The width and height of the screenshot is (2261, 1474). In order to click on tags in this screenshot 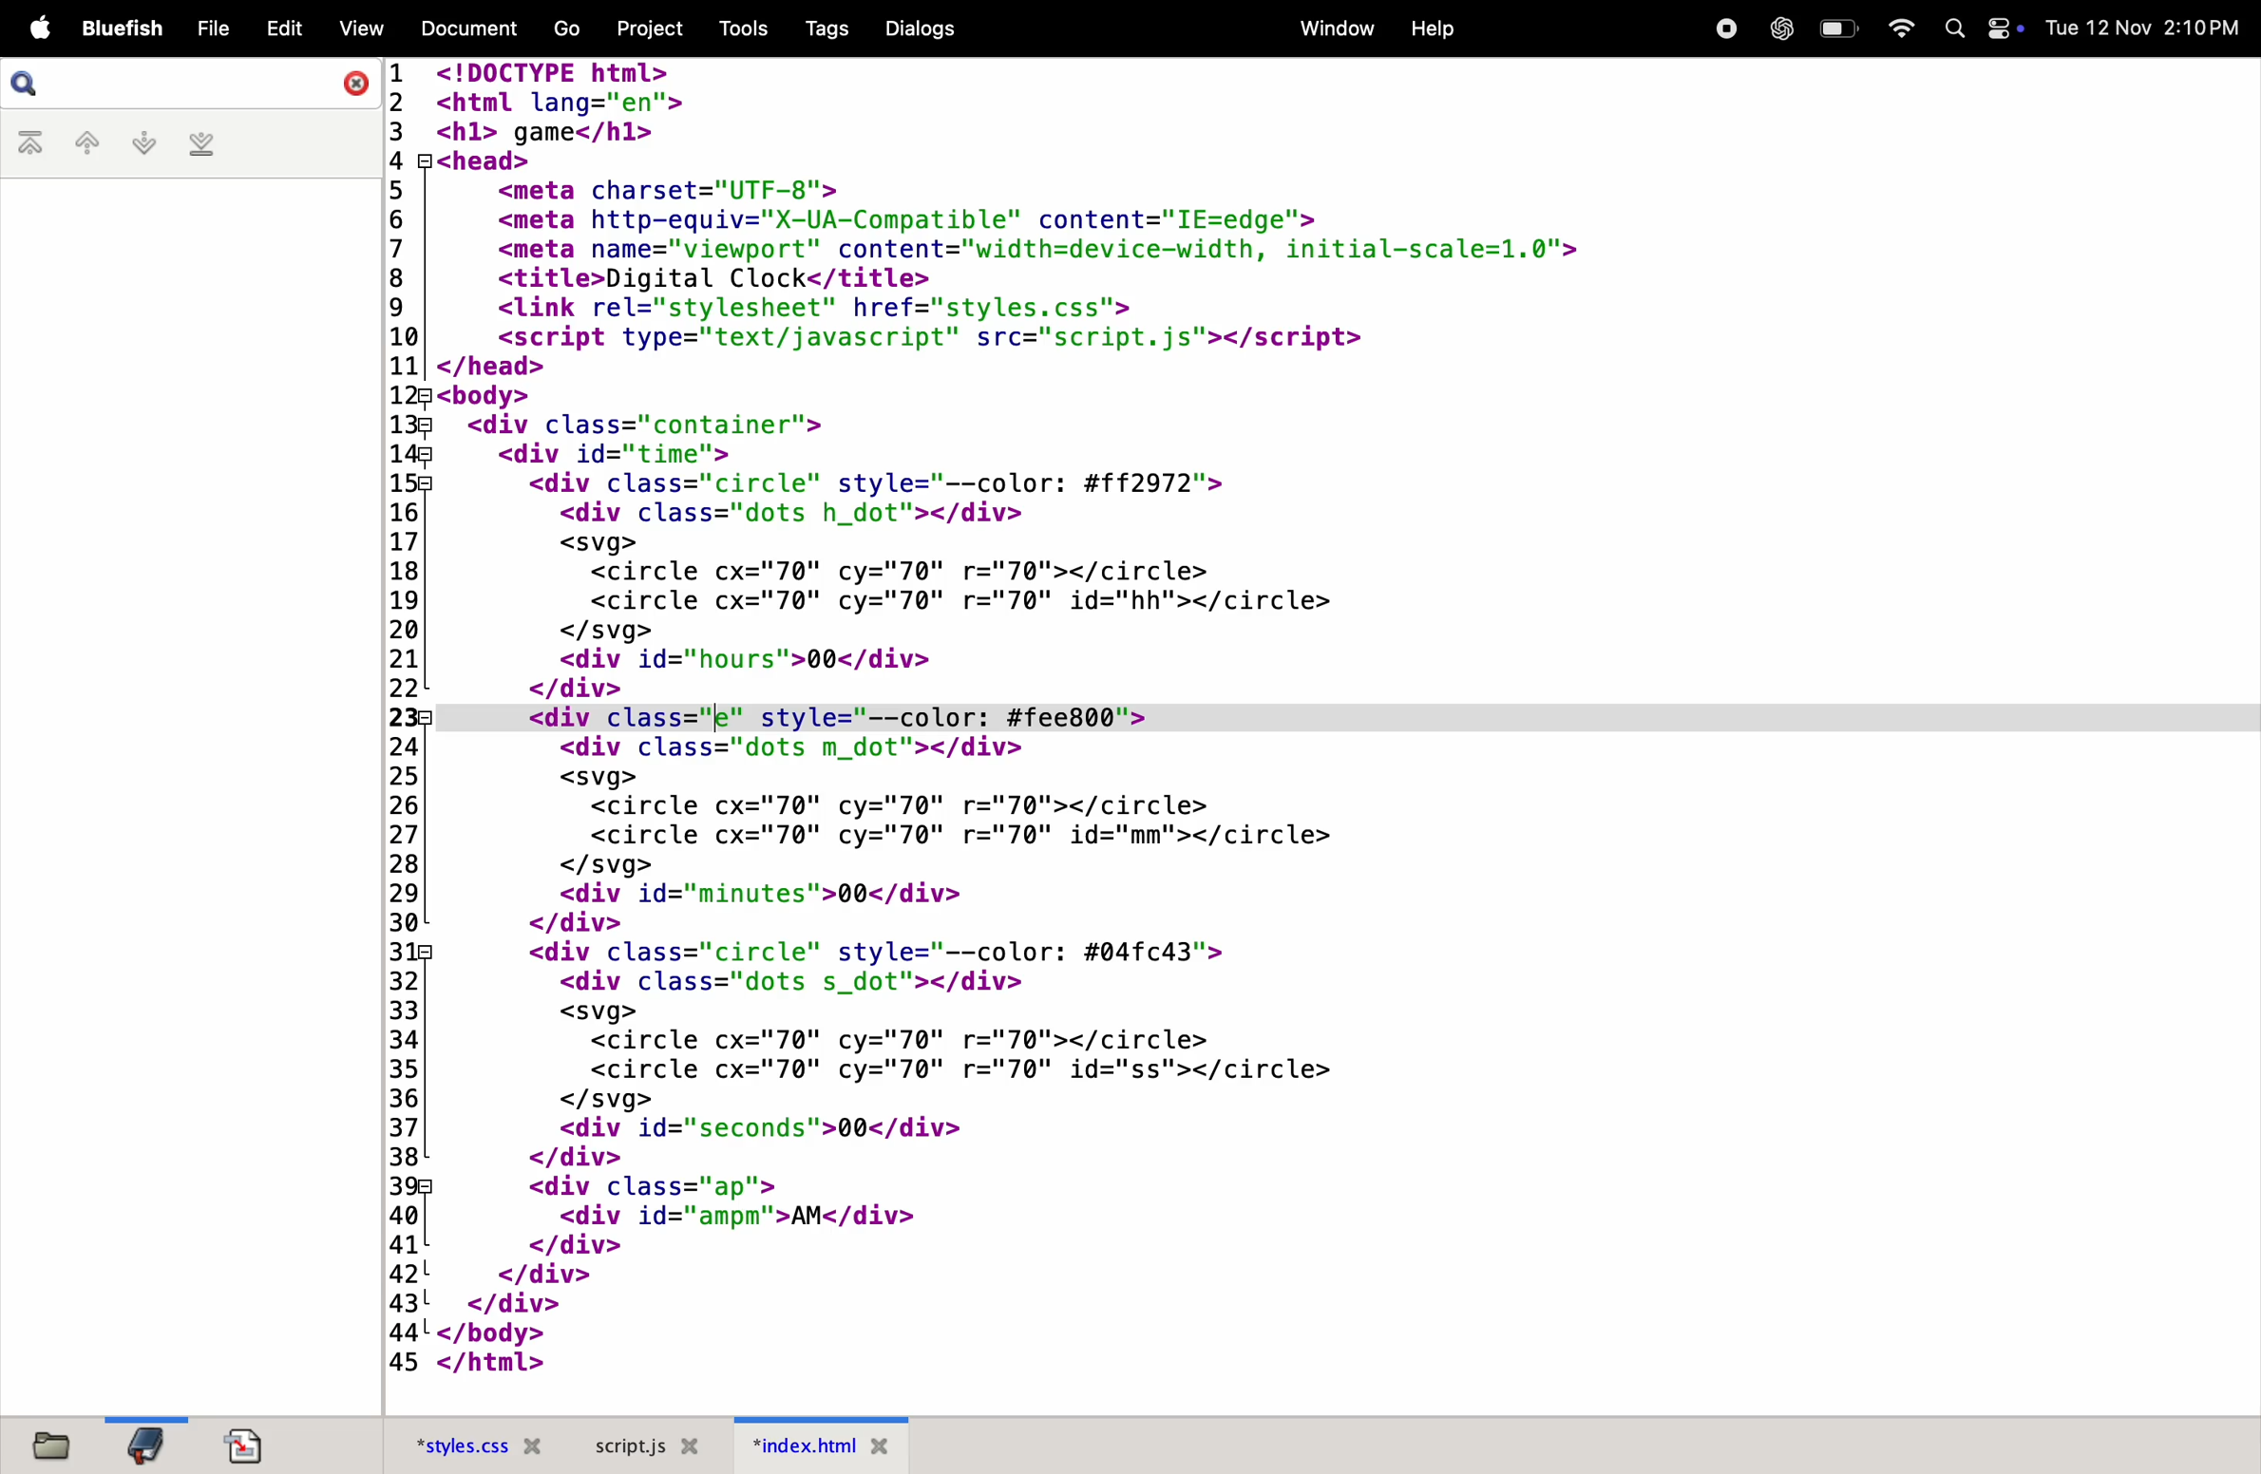, I will do `click(825, 27)`.